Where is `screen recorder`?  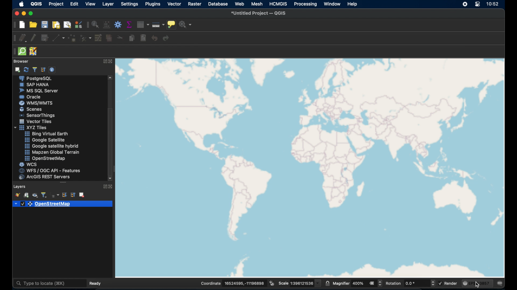 screen recorder is located at coordinates (463, 5).